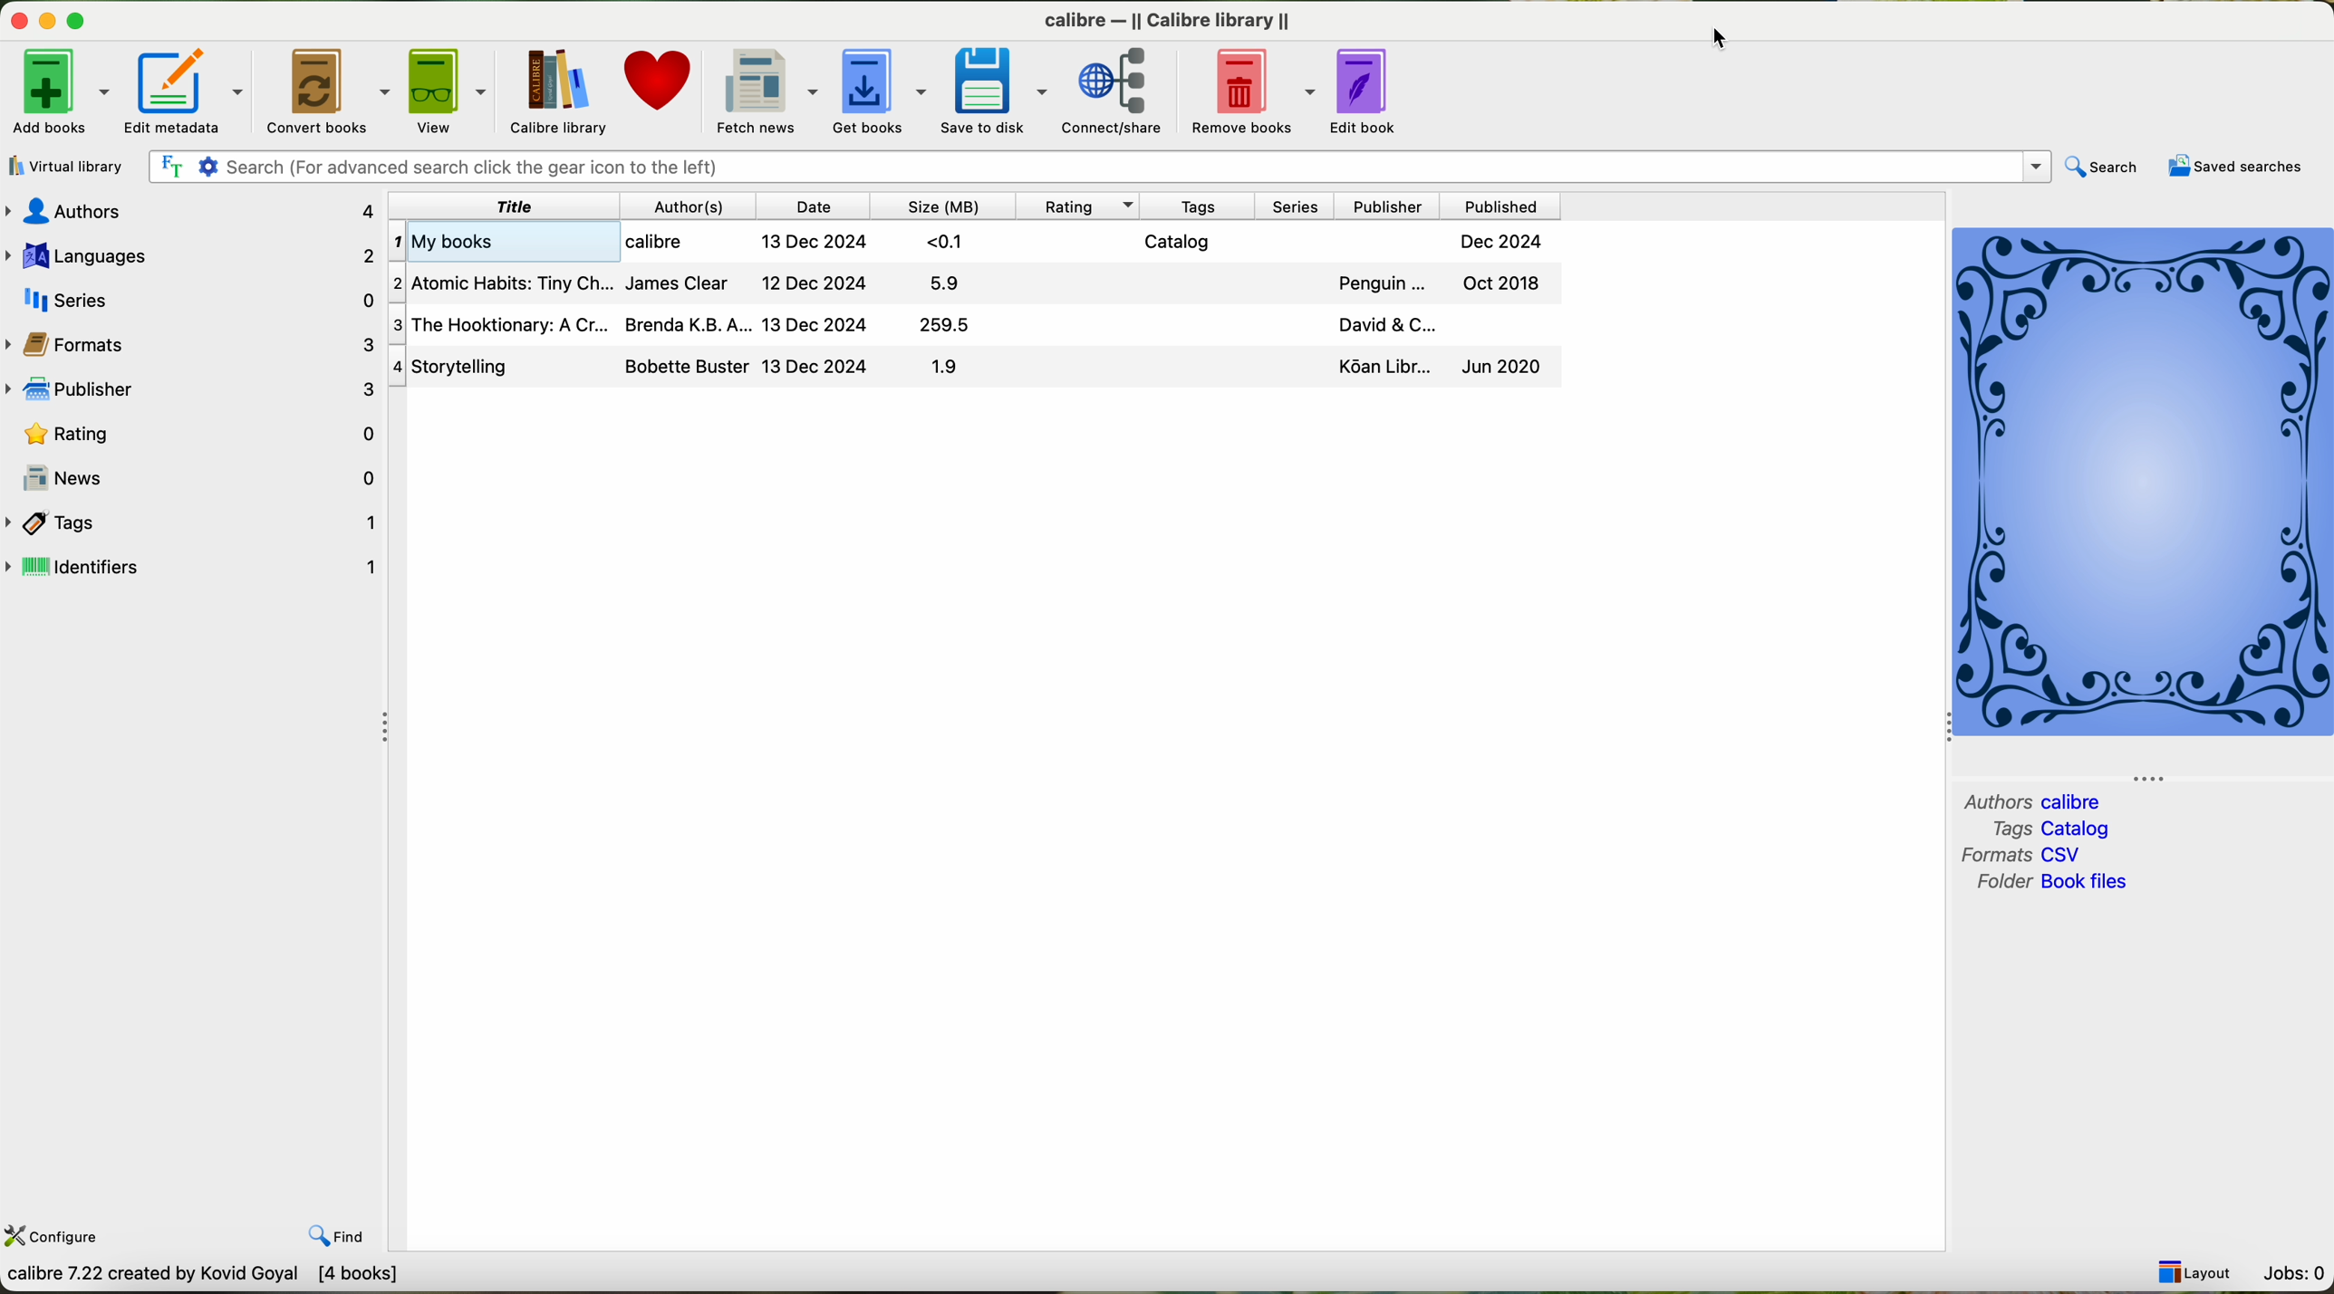  What do you see at coordinates (191, 213) in the screenshot?
I see `authors` at bounding box center [191, 213].